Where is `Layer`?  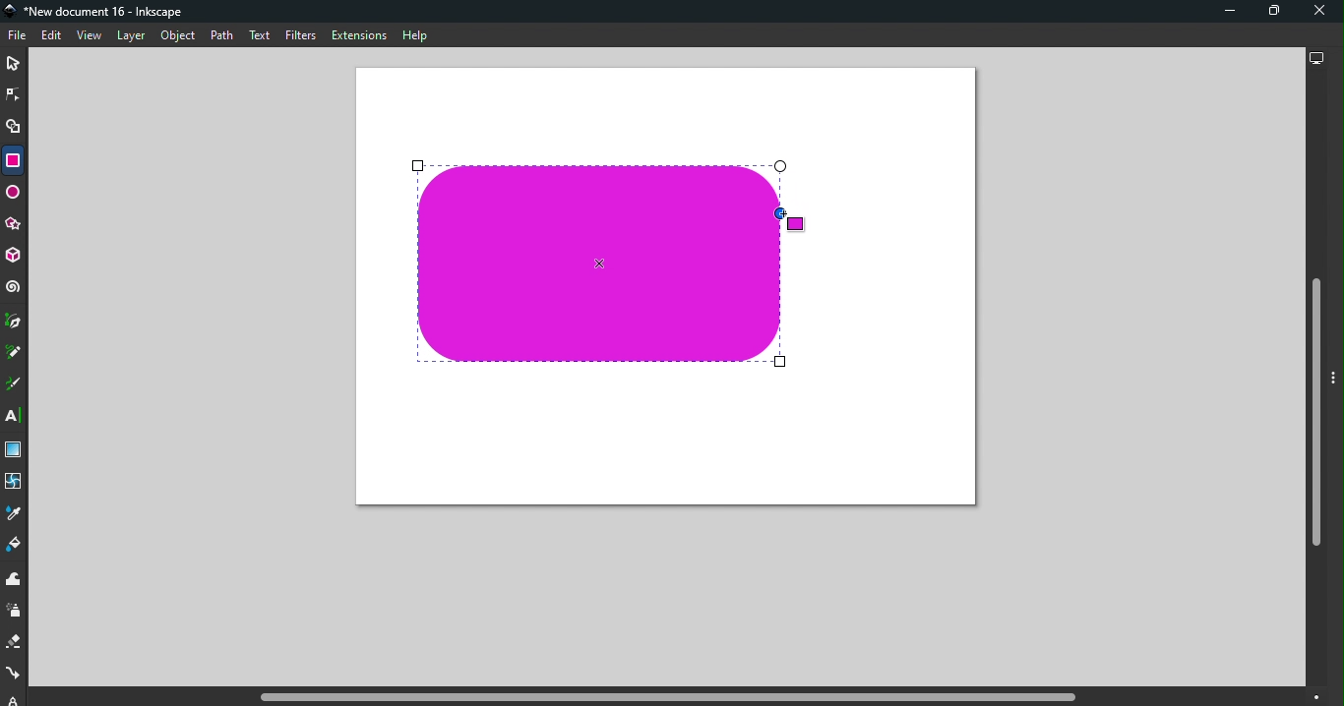 Layer is located at coordinates (131, 37).